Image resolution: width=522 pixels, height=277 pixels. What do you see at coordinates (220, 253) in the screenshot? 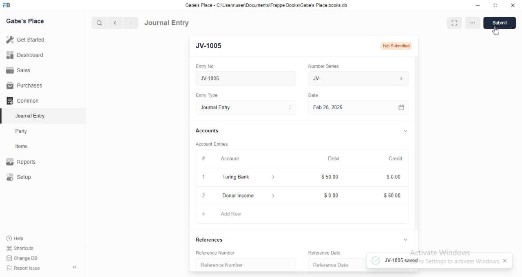
I see `Reference Number` at bounding box center [220, 253].